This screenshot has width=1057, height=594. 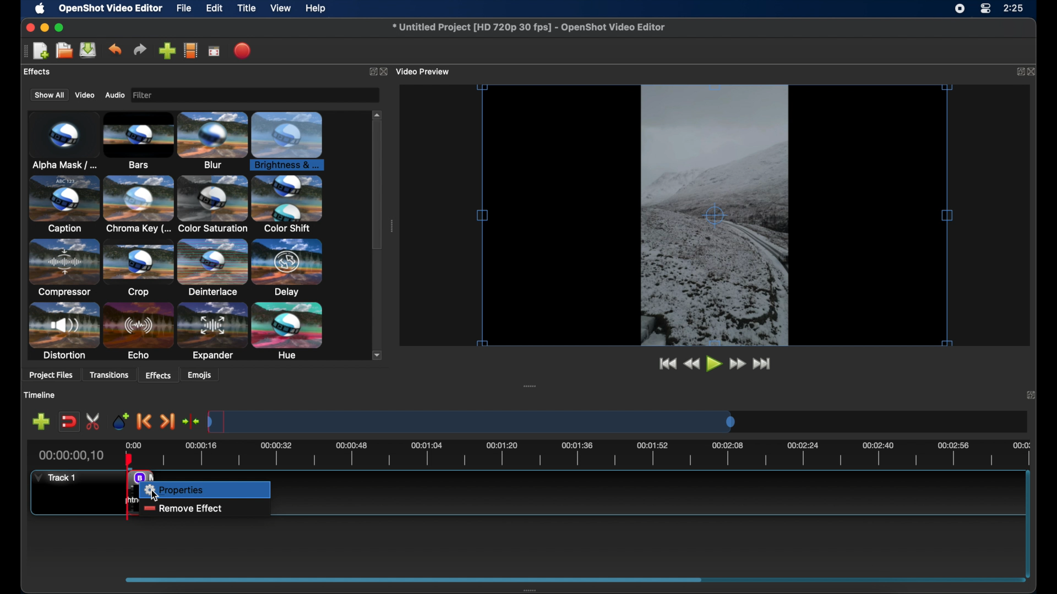 I want to click on new project, so click(x=41, y=50).